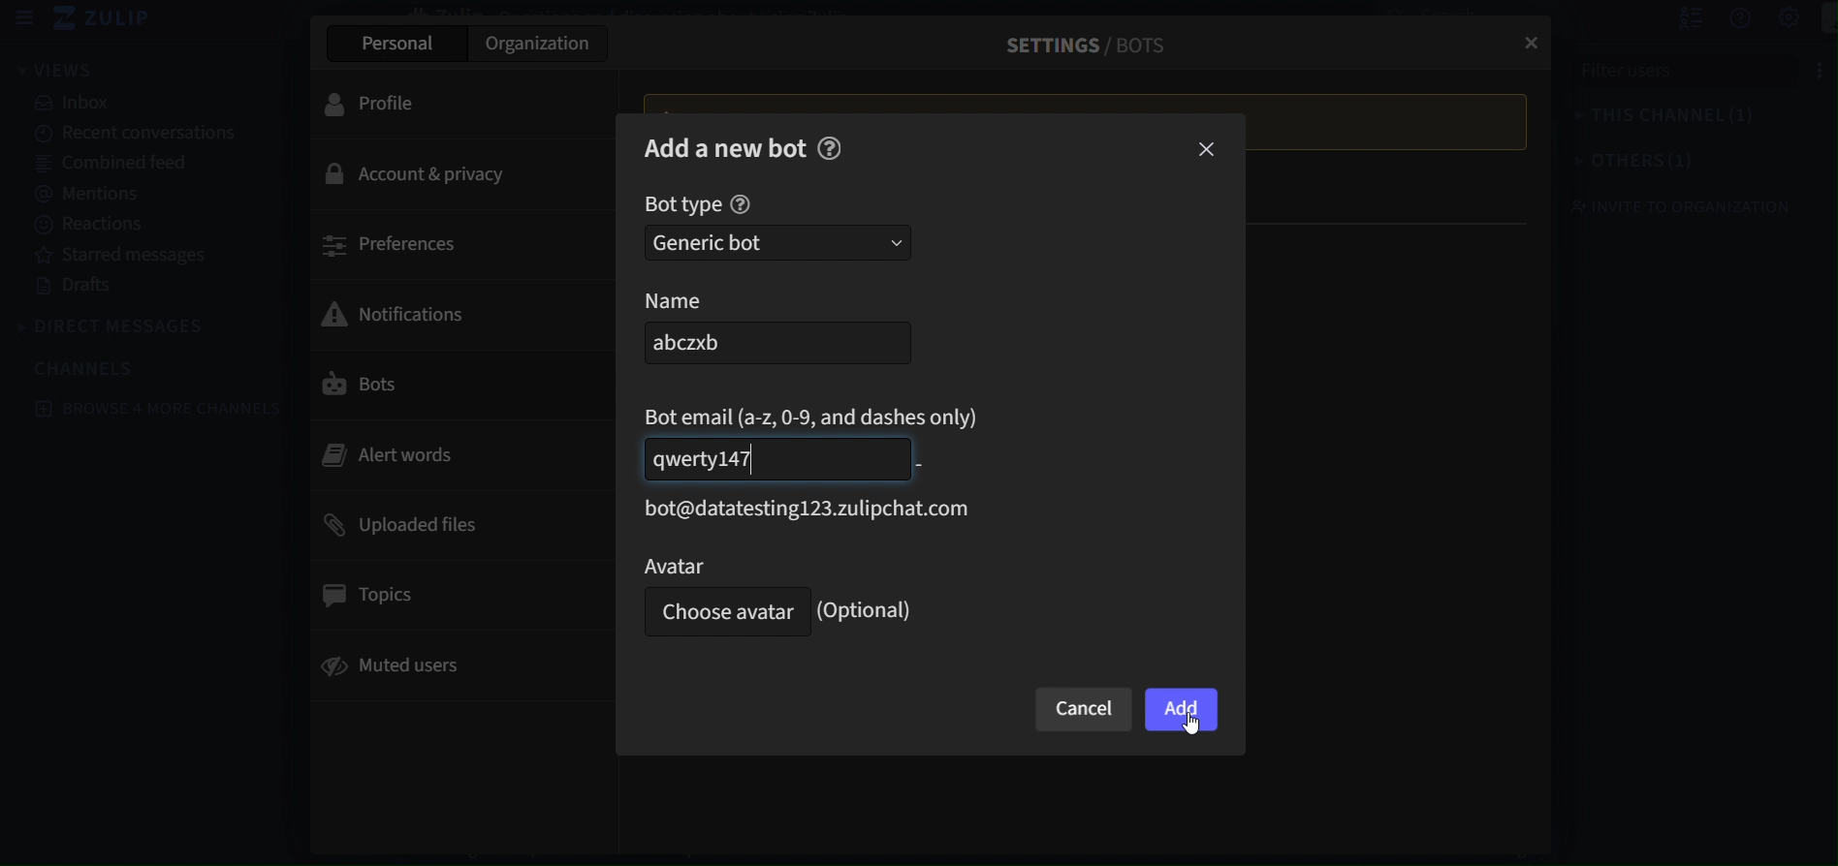  Describe the element at coordinates (1196, 730) in the screenshot. I see `Cursor` at that location.